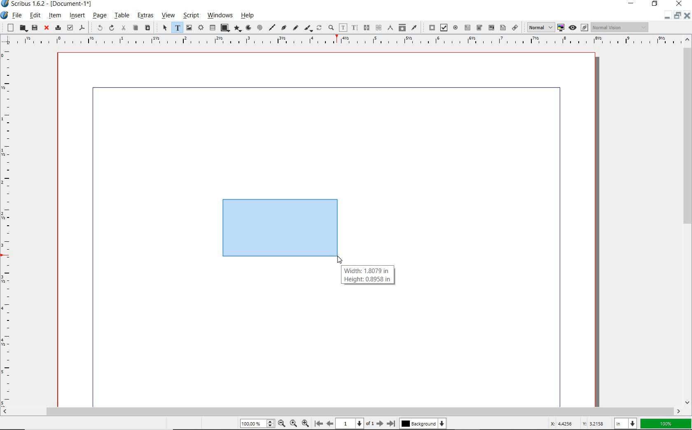 The height and width of the screenshot is (430, 692). Describe the element at coordinates (76, 15) in the screenshot. I see `insert` at that location.